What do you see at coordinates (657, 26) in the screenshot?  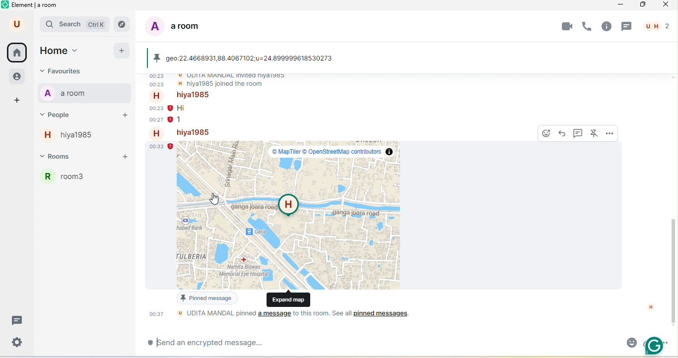 I see `people` at bounding box center [657, 26].